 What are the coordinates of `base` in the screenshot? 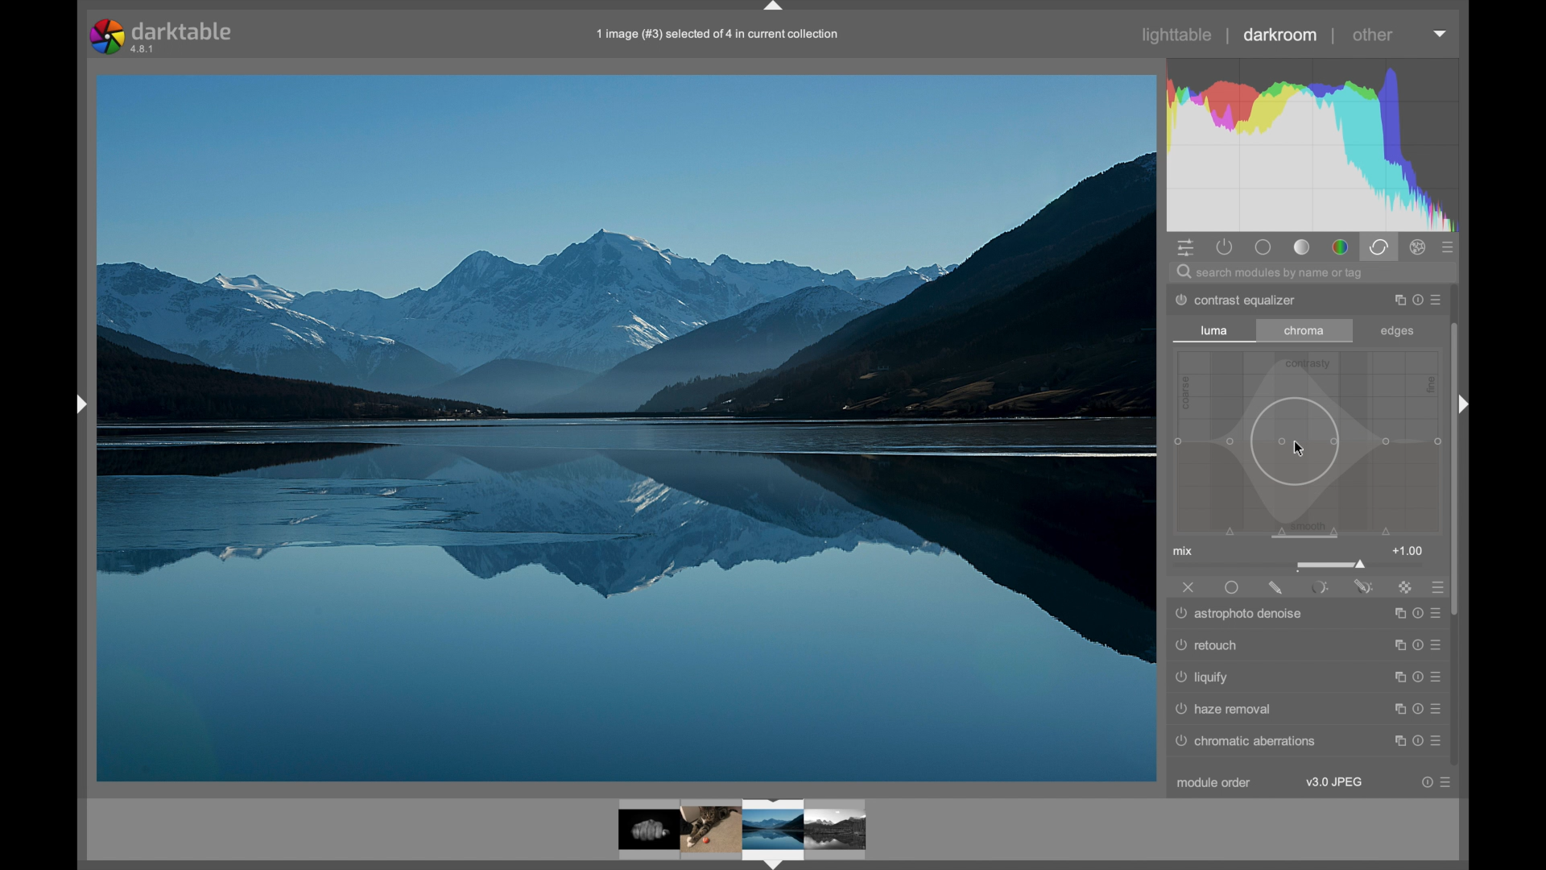 It's located at (1264, 247).